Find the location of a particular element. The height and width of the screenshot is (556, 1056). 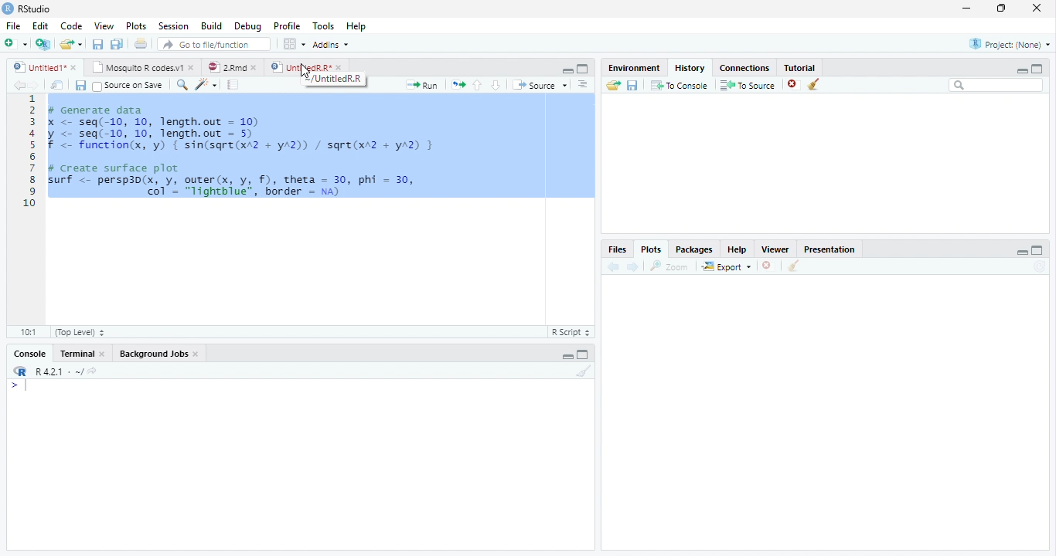

Environment is located at coordinates (634, 68).